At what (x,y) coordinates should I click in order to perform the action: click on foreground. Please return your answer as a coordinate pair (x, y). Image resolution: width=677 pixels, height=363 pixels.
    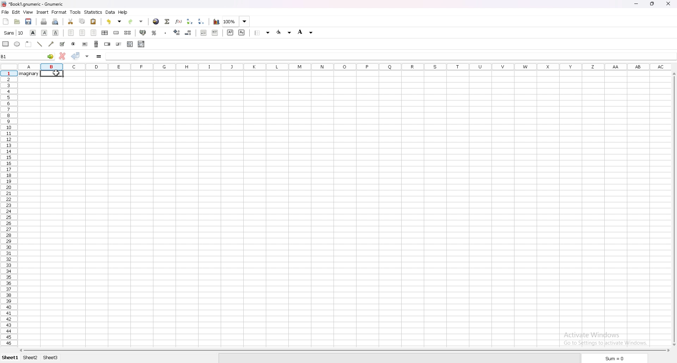
    Looking at the image, I should click on (285, 32).